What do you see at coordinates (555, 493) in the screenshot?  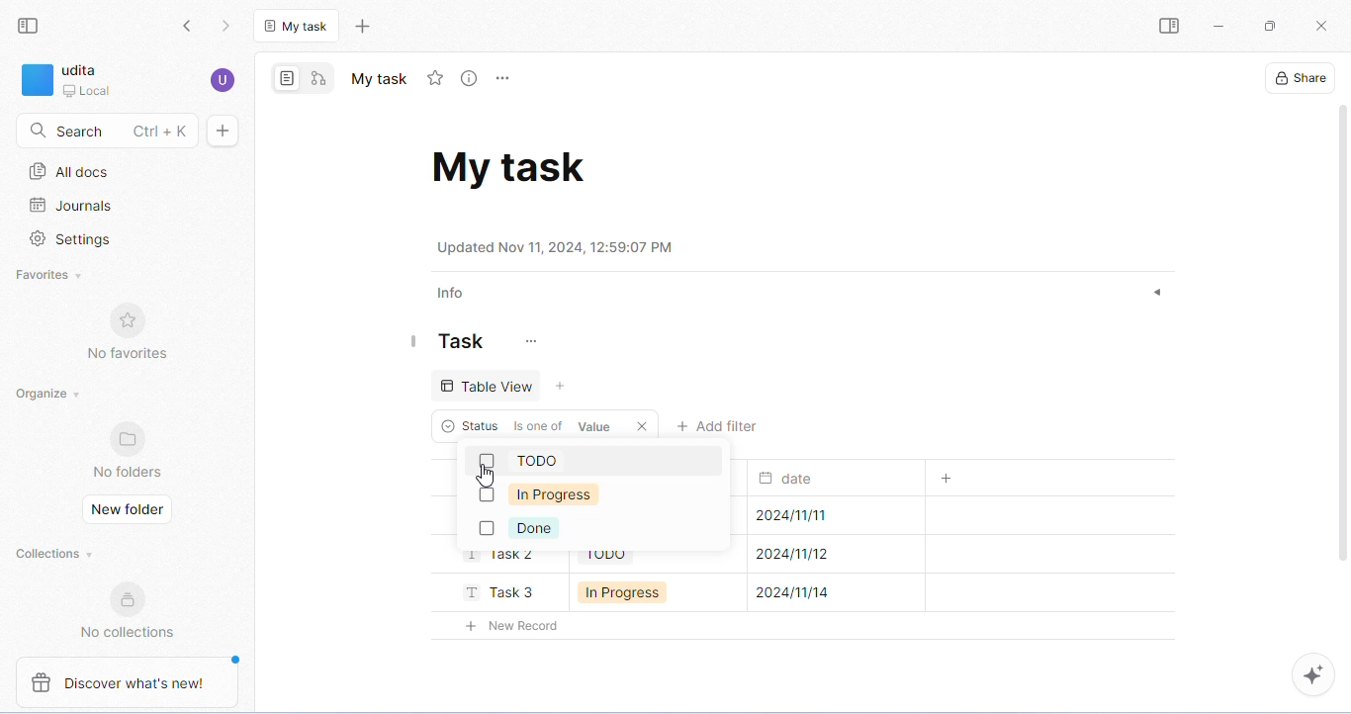 I see `in progress` at bounding box center [555, 493].